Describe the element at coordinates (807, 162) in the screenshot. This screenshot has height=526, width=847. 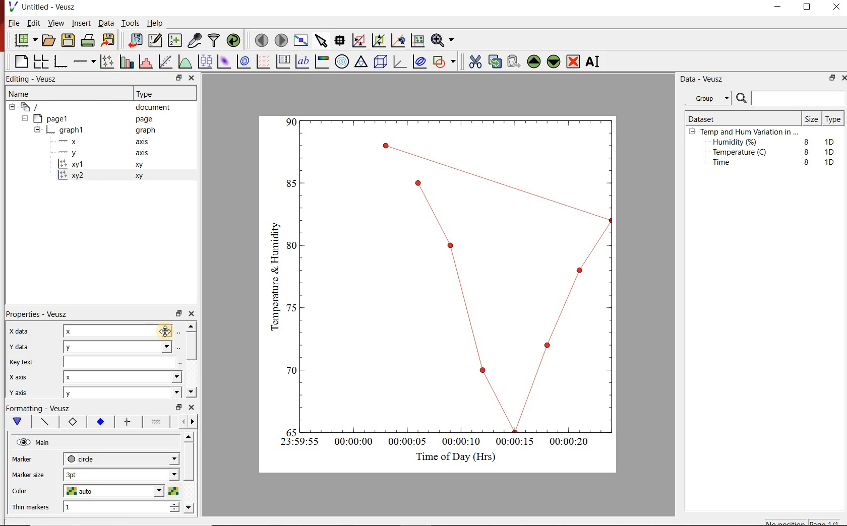
I see `8` at that location.